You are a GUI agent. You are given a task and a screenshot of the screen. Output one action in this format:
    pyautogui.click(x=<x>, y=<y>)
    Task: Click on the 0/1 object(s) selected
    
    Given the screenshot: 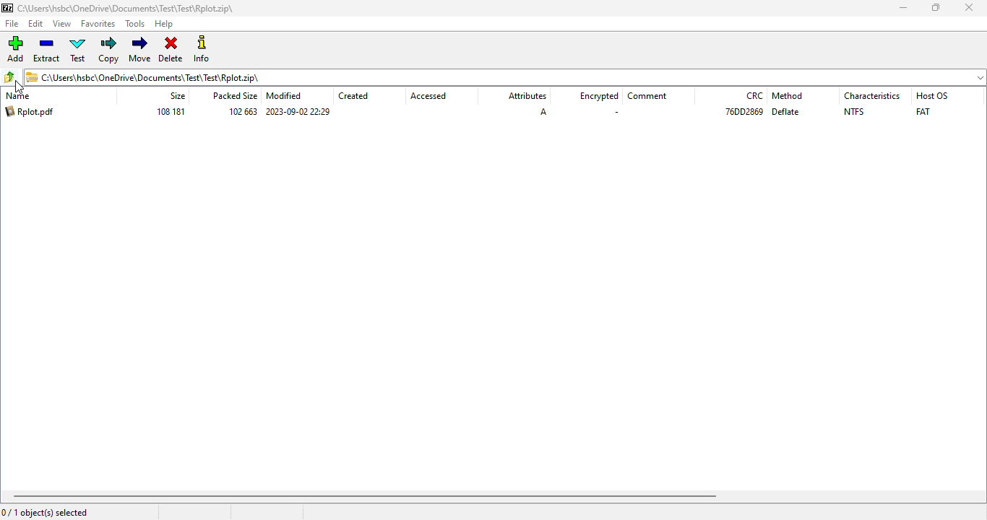 What is the action you would take?
    pyautogui.click(x=46, y=512)
    